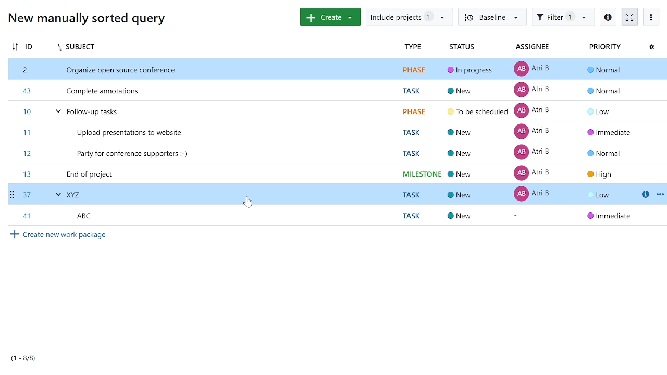 This screenshot has width=667, height=375. What do you see at coordinates (604, 47) in the screenshot?
I see `priority` at bounding box center [604, 47].